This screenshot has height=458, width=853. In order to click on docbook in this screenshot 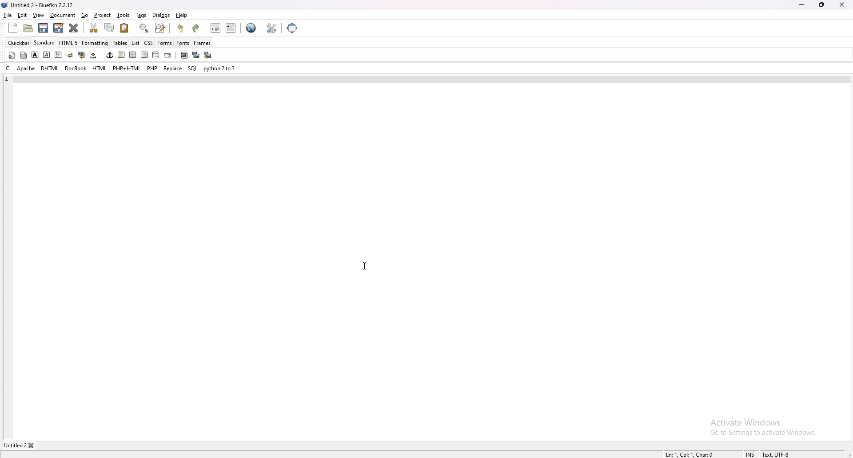, I will do `click(76, 69)`.